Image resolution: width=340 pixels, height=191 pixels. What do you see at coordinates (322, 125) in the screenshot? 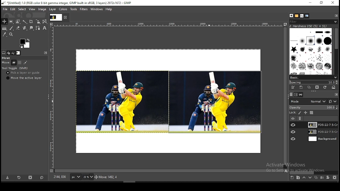
I see `layer ` at bounding box center [322, 125].